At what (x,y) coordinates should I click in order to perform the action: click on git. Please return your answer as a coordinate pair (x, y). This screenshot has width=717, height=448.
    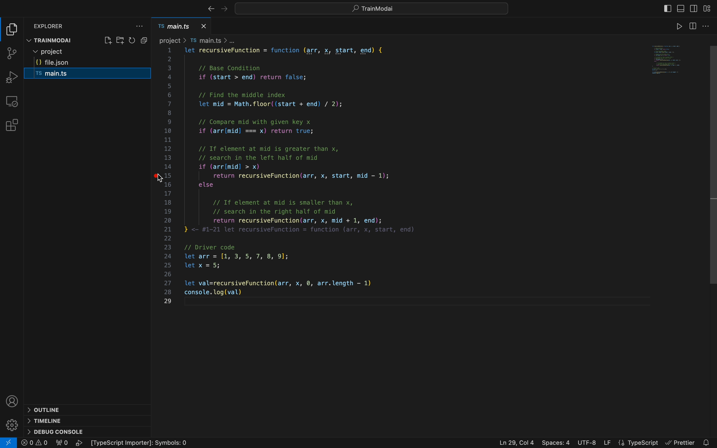
    Looking at the image, I should click on (12, 54).